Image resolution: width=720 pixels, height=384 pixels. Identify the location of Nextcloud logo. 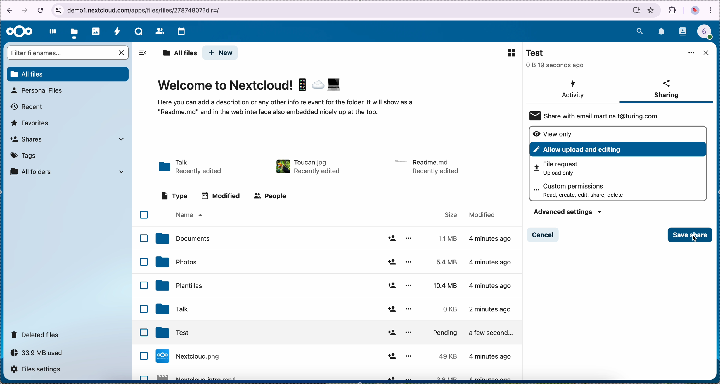
(20, 32).